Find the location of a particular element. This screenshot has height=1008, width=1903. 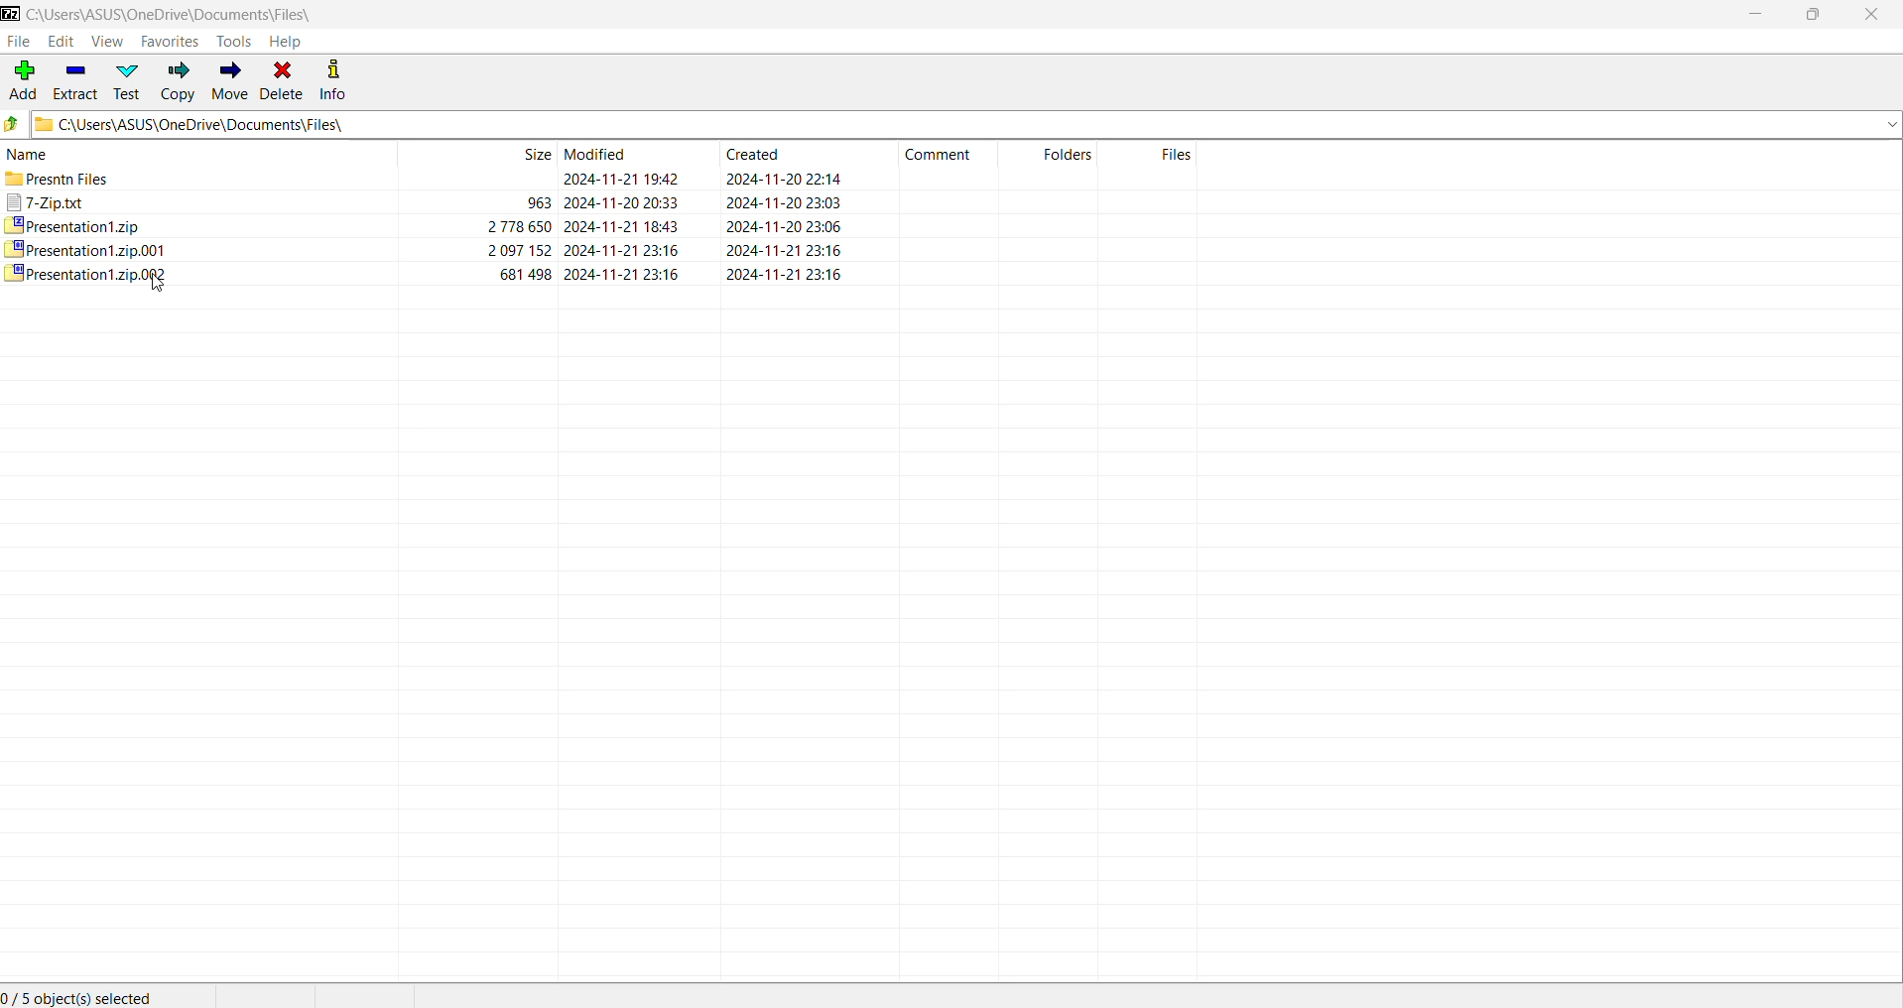

963 is located at coordinates (536, 203).